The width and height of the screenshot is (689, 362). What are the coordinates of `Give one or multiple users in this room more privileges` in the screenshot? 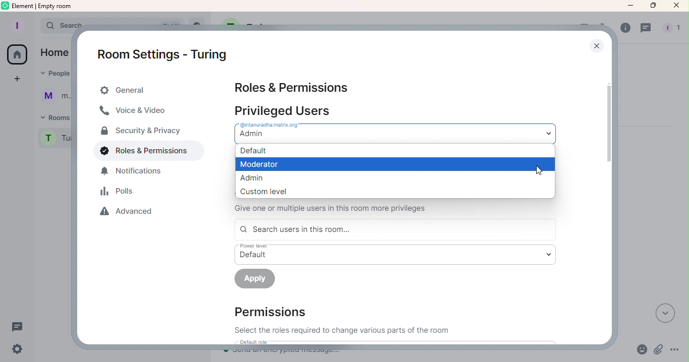 It's located at (358, 208).